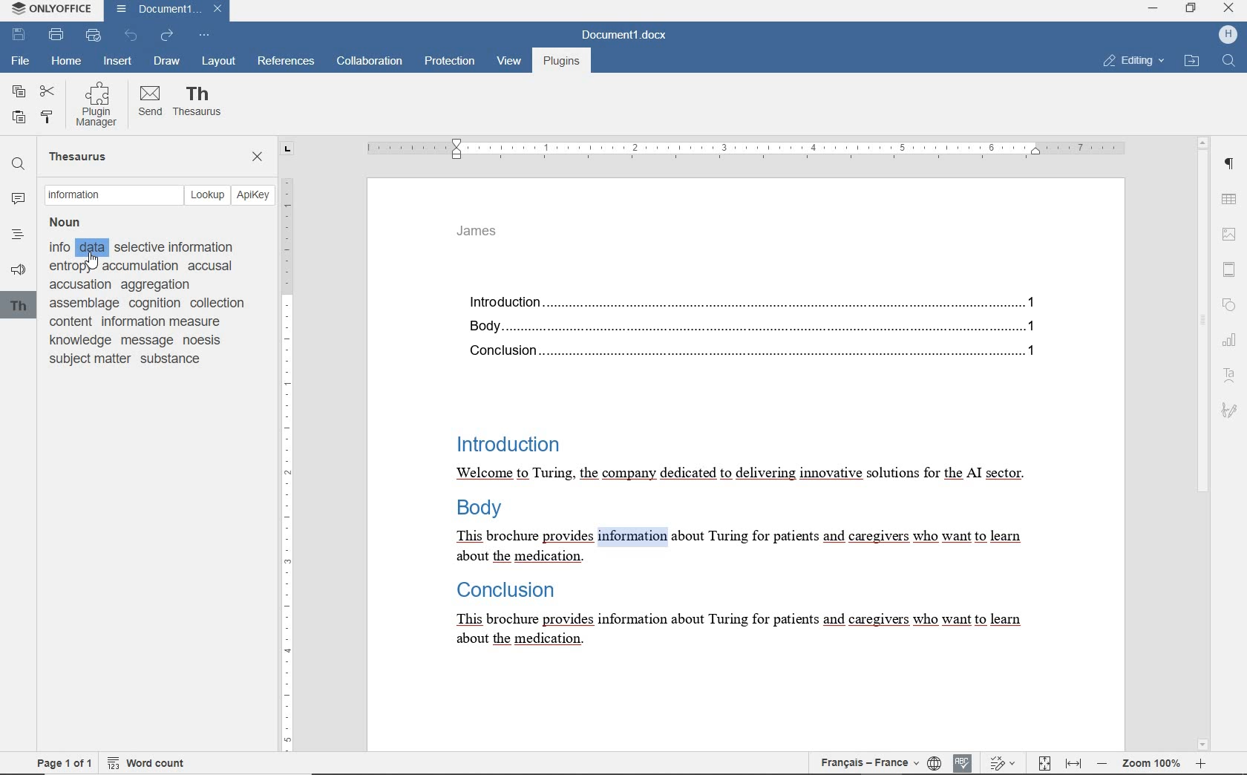 Image resolution: width=1247 pixels, height=775 pixels. What do you see at coordinates (167, 10) in the screenshot?
I see `DOCUMENT NAME` at bounding box center [167, 10].